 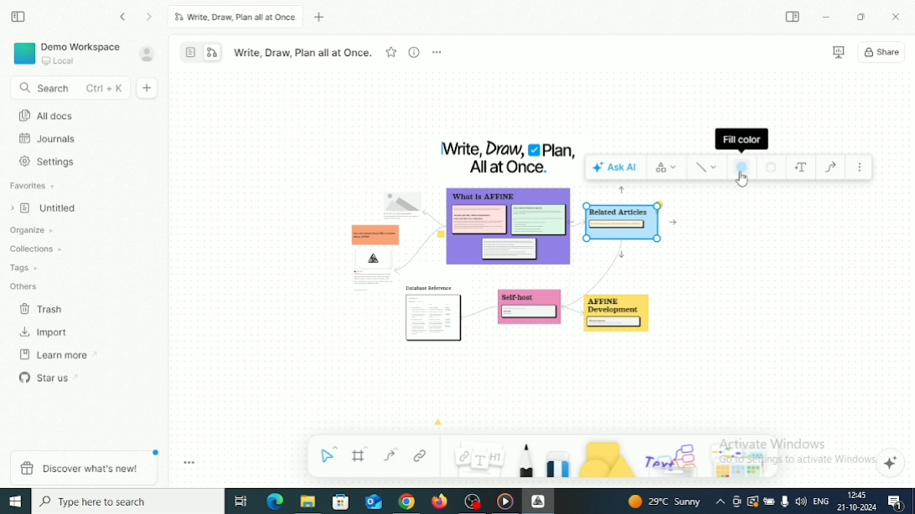 What do you see at coordinates (34, 230) in the screenshot?
I see `Organize` at bounding box center [34, 230].